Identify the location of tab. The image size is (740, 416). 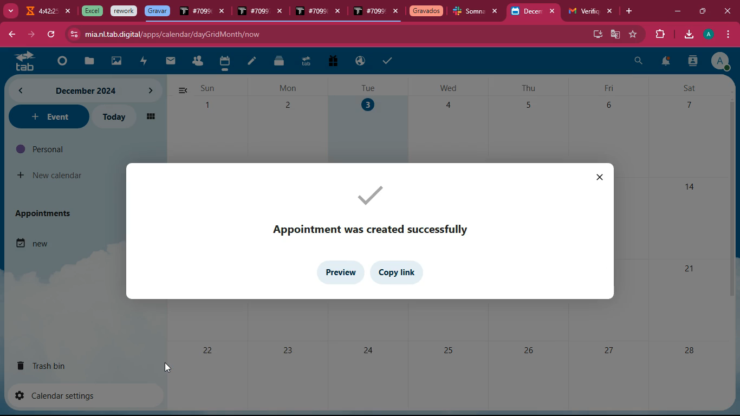
(306, 63).